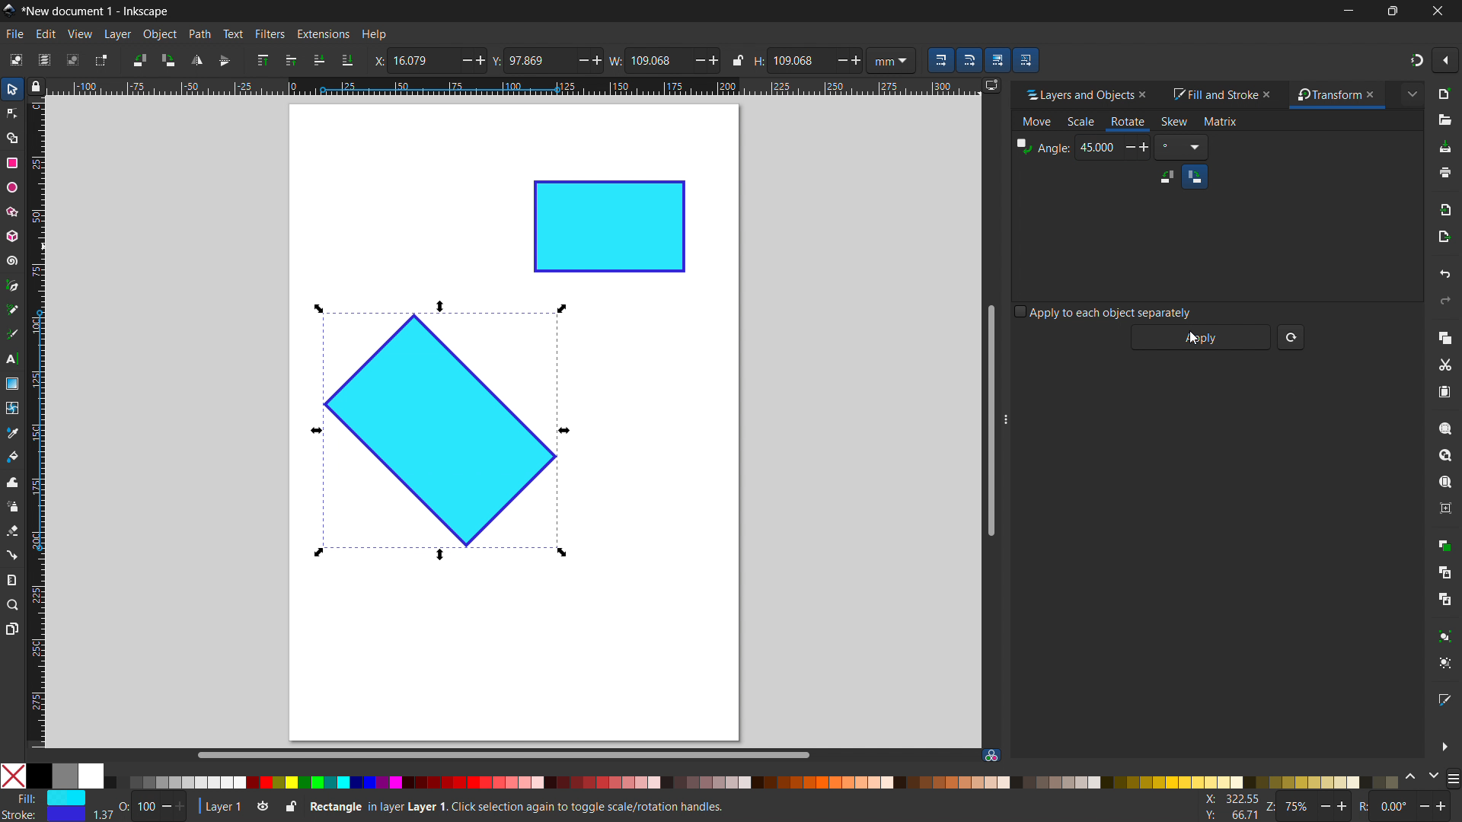  I want to click on paste, so click(1444, 391).